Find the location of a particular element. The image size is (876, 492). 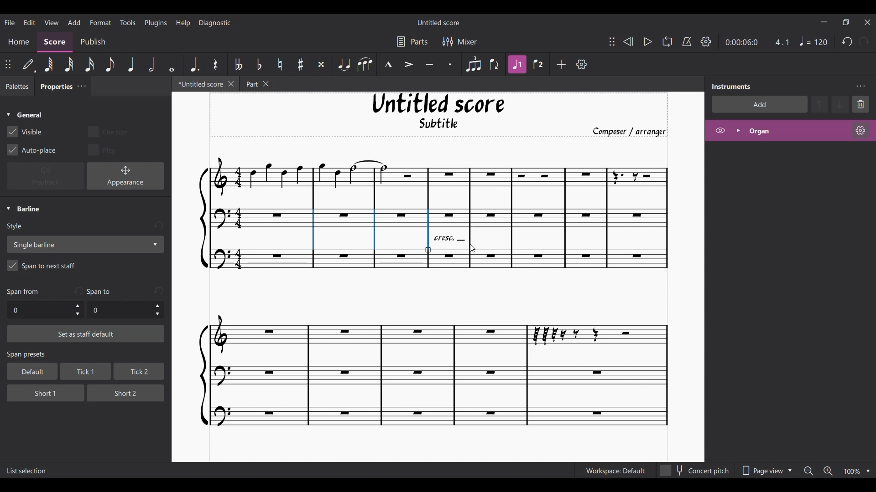

Playback settings is located at coordinates (706, 41).